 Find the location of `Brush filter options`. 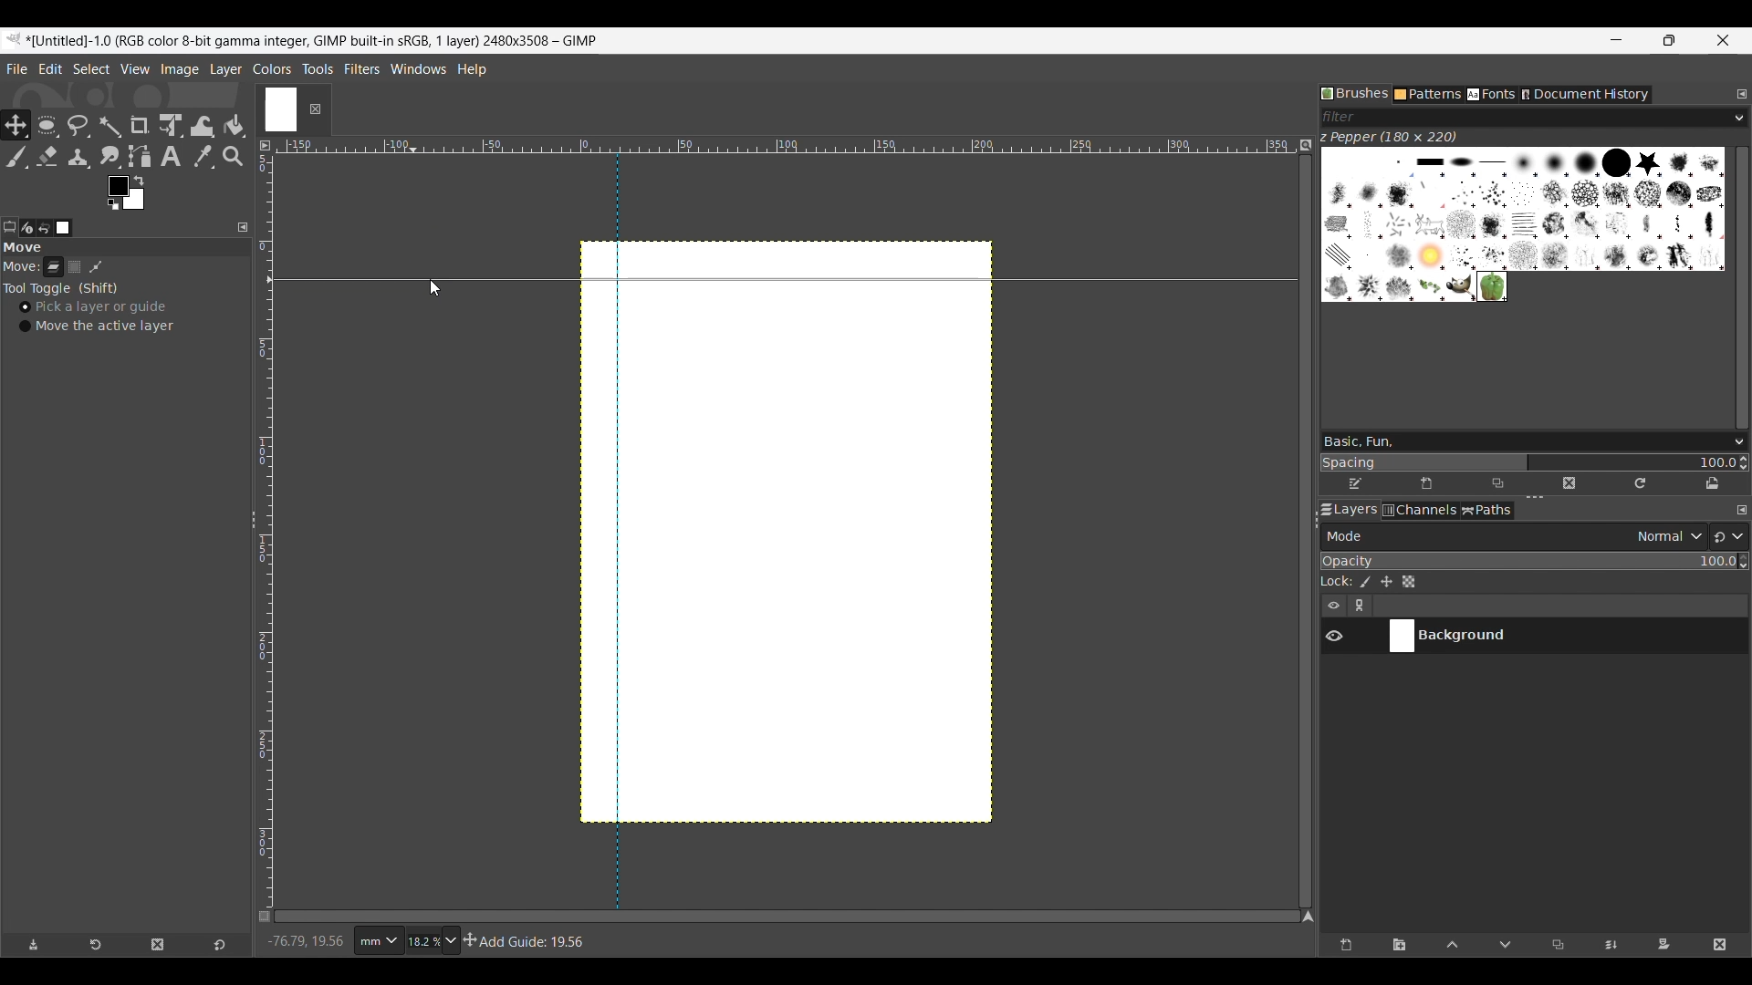

Brush filter options is located at coordinates (1739, 119).